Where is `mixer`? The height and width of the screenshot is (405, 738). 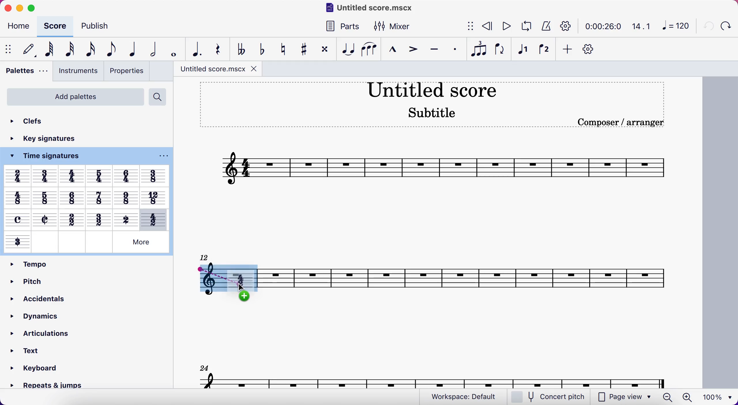 mixer is located at coordinates (393, 25).